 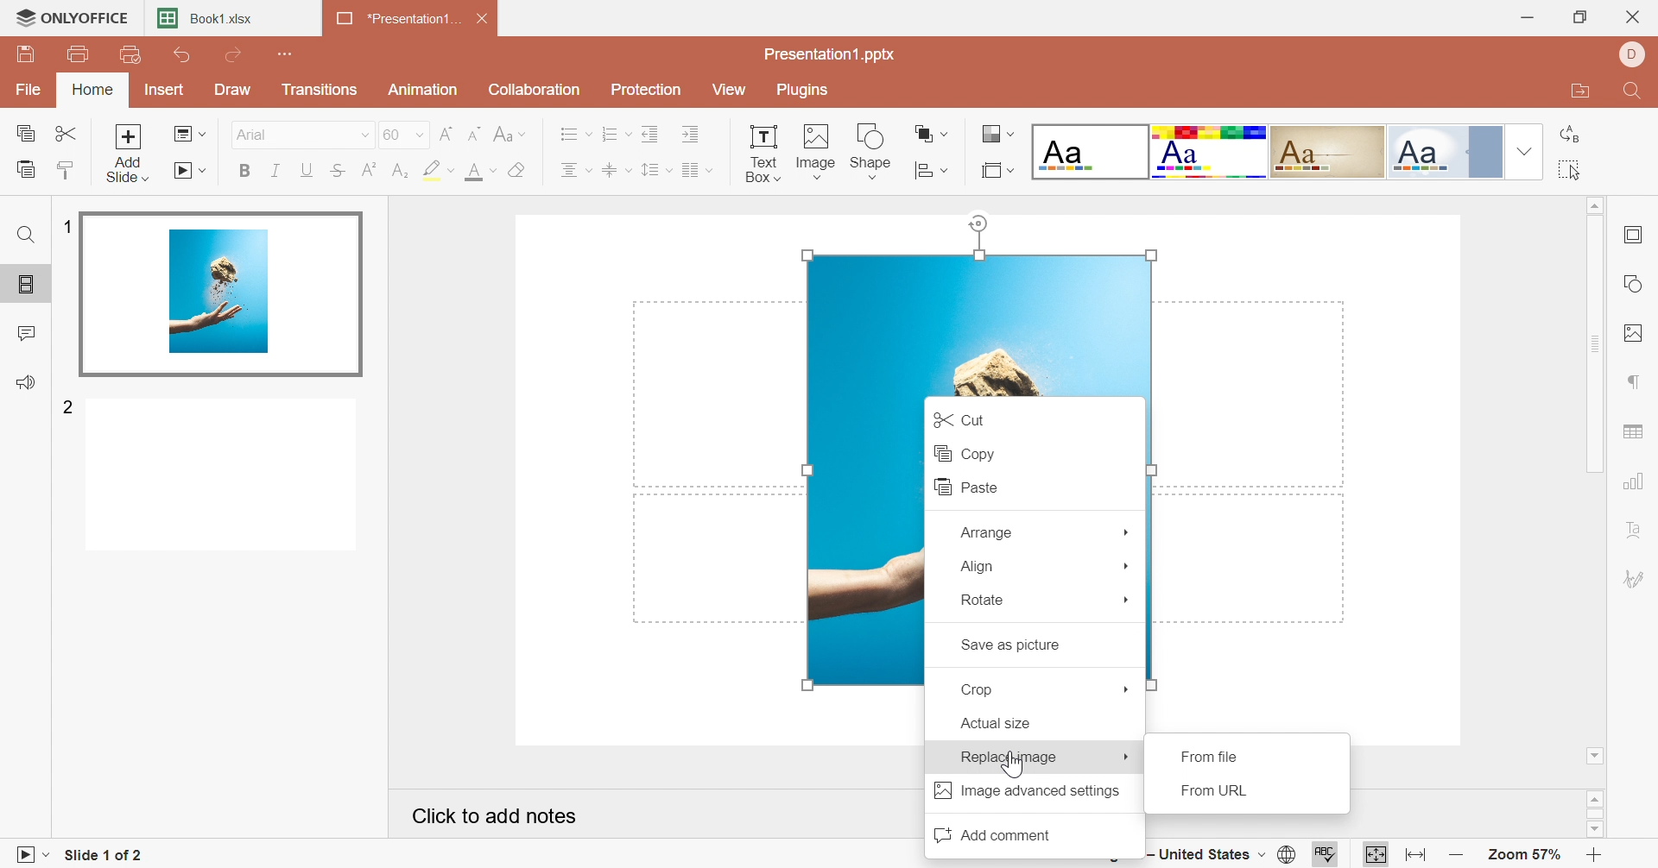 What do you see at coordinates (963, 452) in the screenshot?
I see `Copy` at bounding box center [963, 452].